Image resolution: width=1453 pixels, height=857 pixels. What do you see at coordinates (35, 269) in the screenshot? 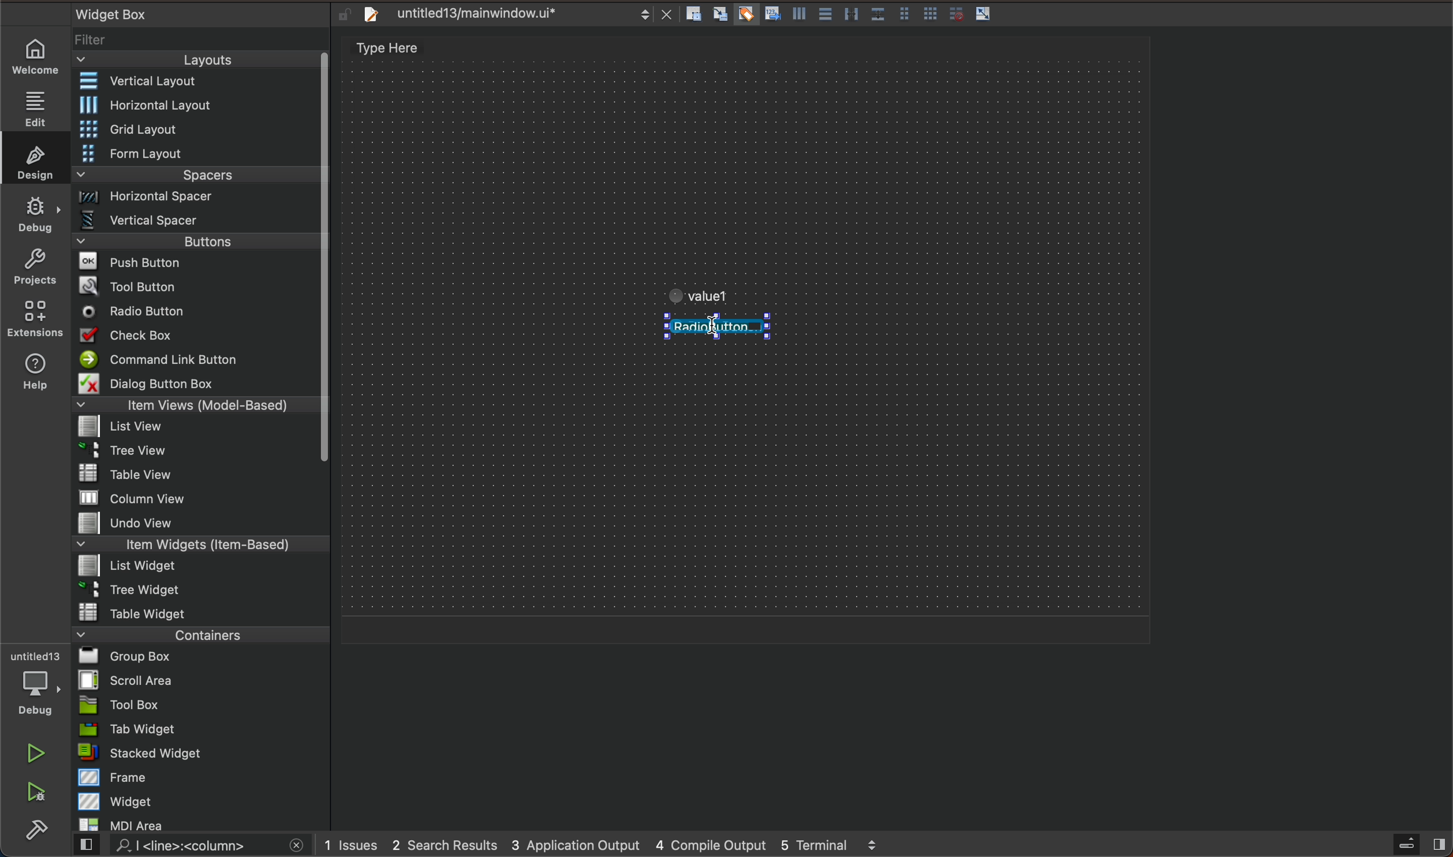
I see `projects` at bounding box center [35, 269].